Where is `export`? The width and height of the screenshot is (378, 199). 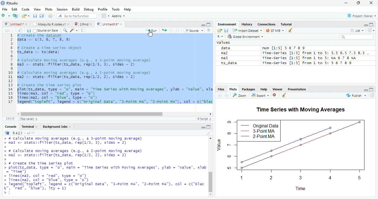 export is located at coordinates (260, 96).